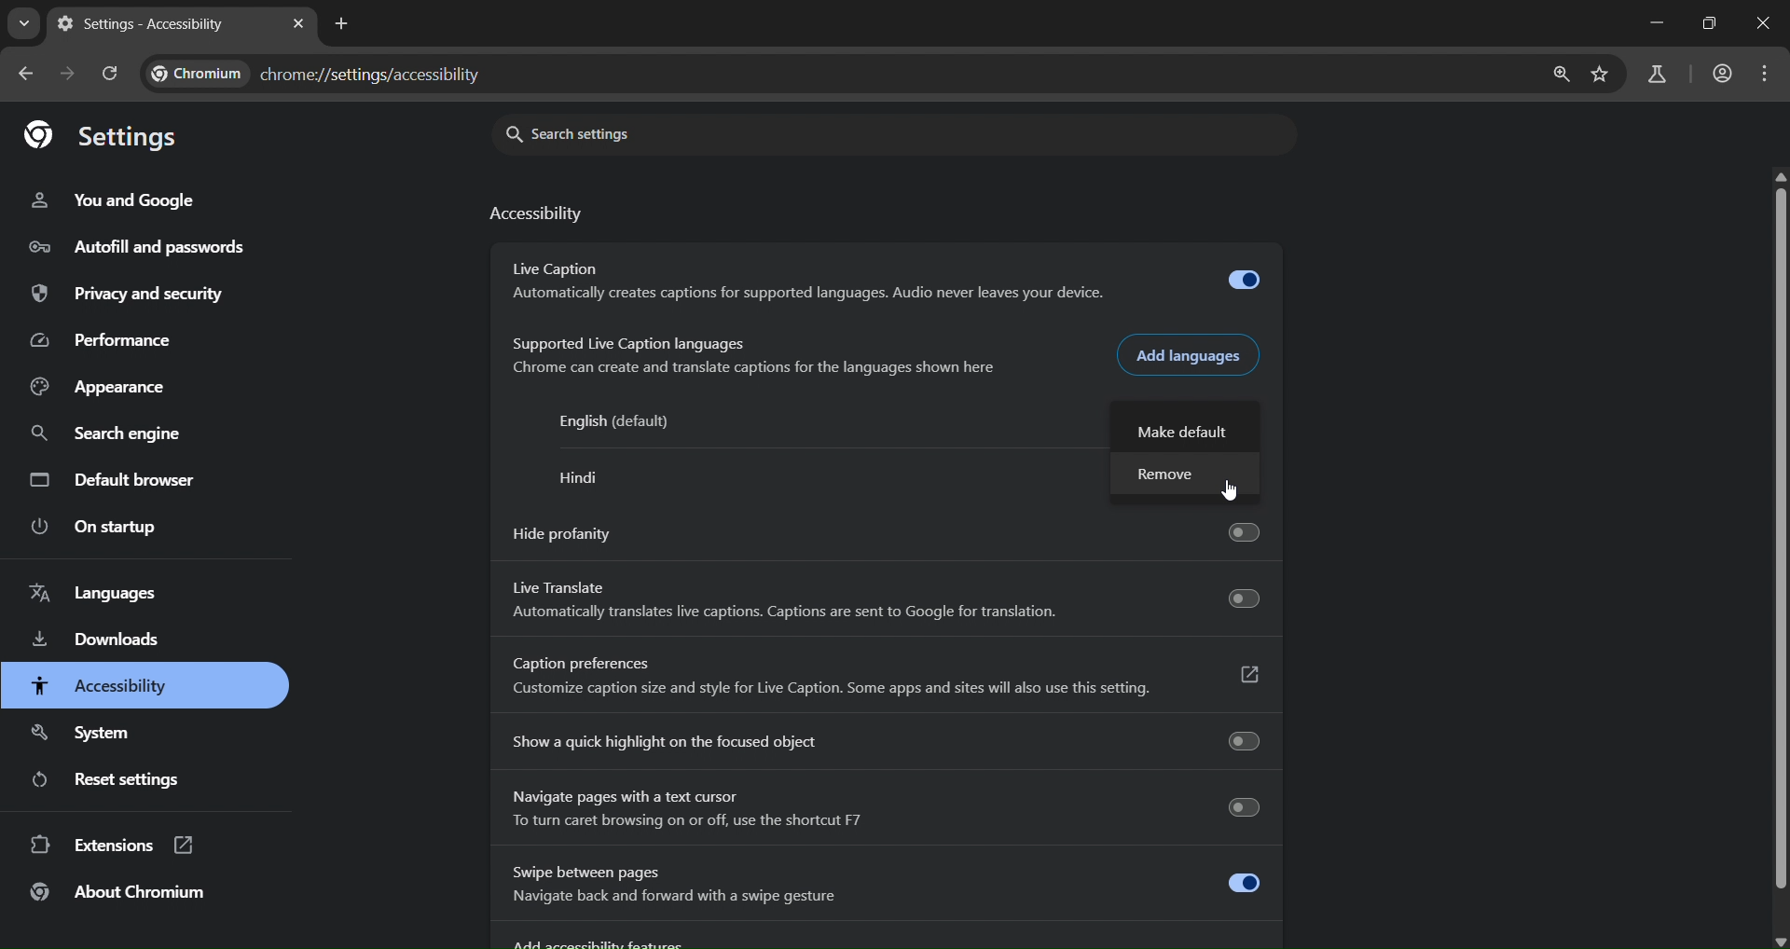  I want to click on search labs, so click(1659, 74).